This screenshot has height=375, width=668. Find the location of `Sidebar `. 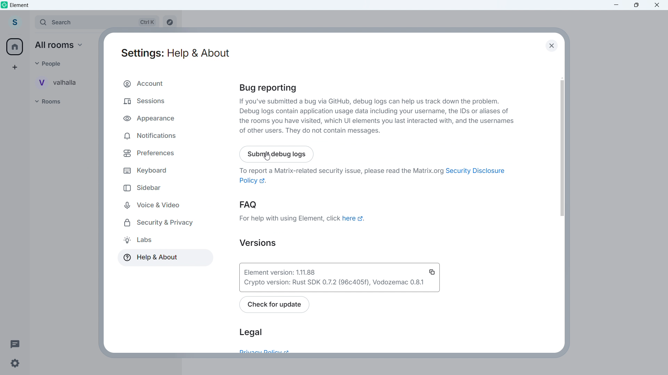

Sidebar  is located at coordinates (140, 189).